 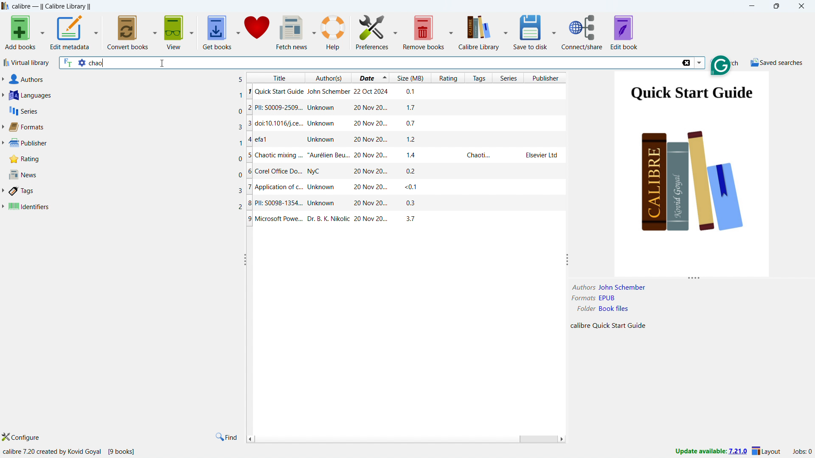 I want to click on edit book, so click(x=624, y=32).